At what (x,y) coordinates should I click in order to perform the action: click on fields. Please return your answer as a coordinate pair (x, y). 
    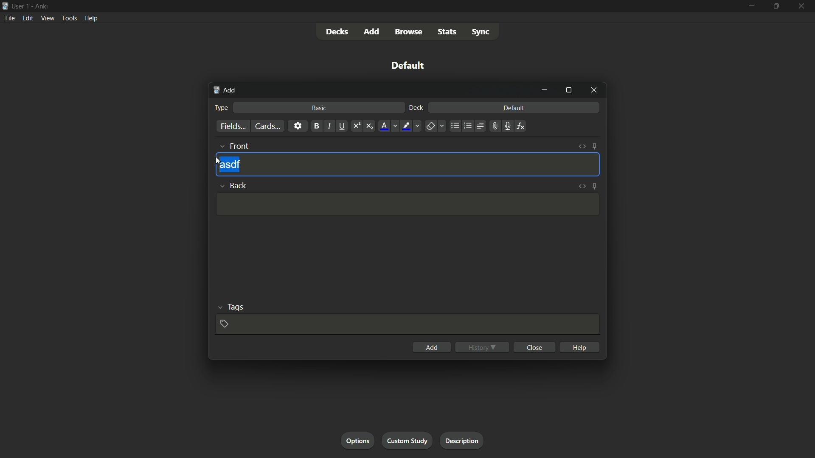
    Looking at the image, I should click on (233, 126).